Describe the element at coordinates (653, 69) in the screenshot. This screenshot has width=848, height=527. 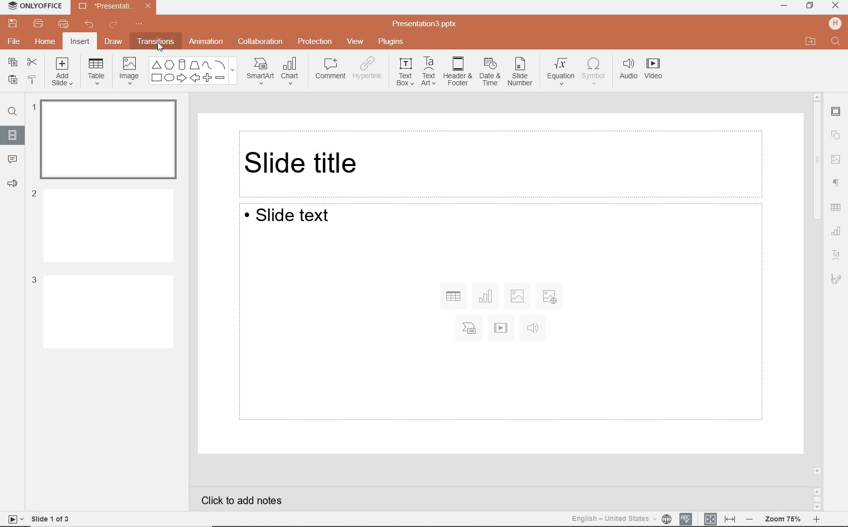
I see `VIDEO` at that location.